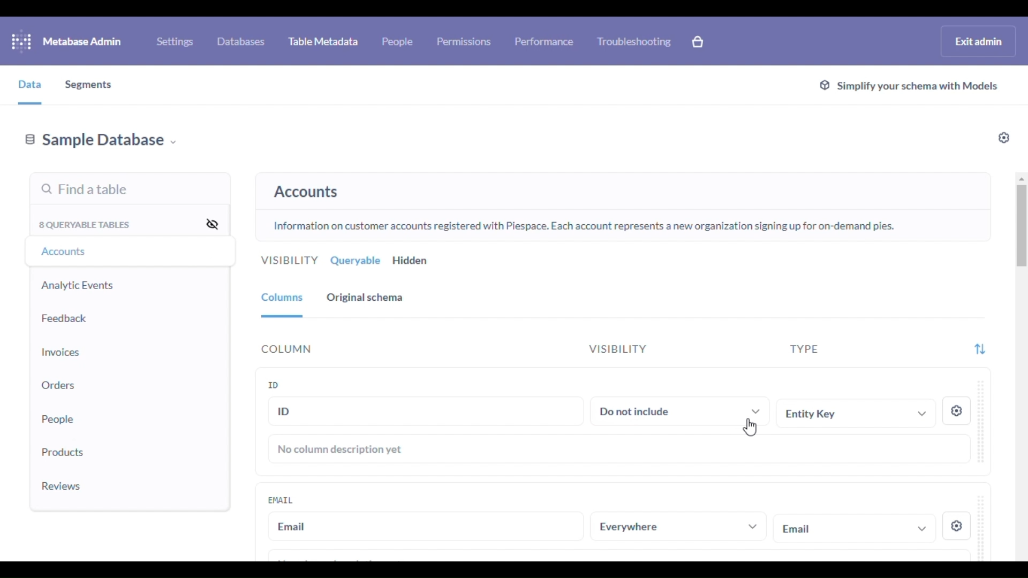 This screenshot has height=578, width=1028. I want to click on entity key, so click(855, 413).